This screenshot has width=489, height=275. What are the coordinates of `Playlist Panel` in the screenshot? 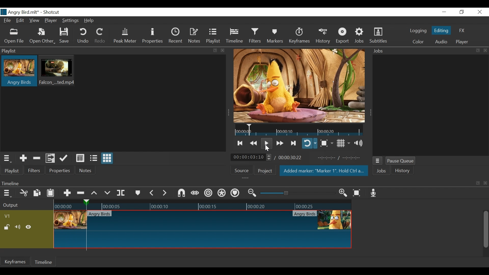 It's located at (112, 51).